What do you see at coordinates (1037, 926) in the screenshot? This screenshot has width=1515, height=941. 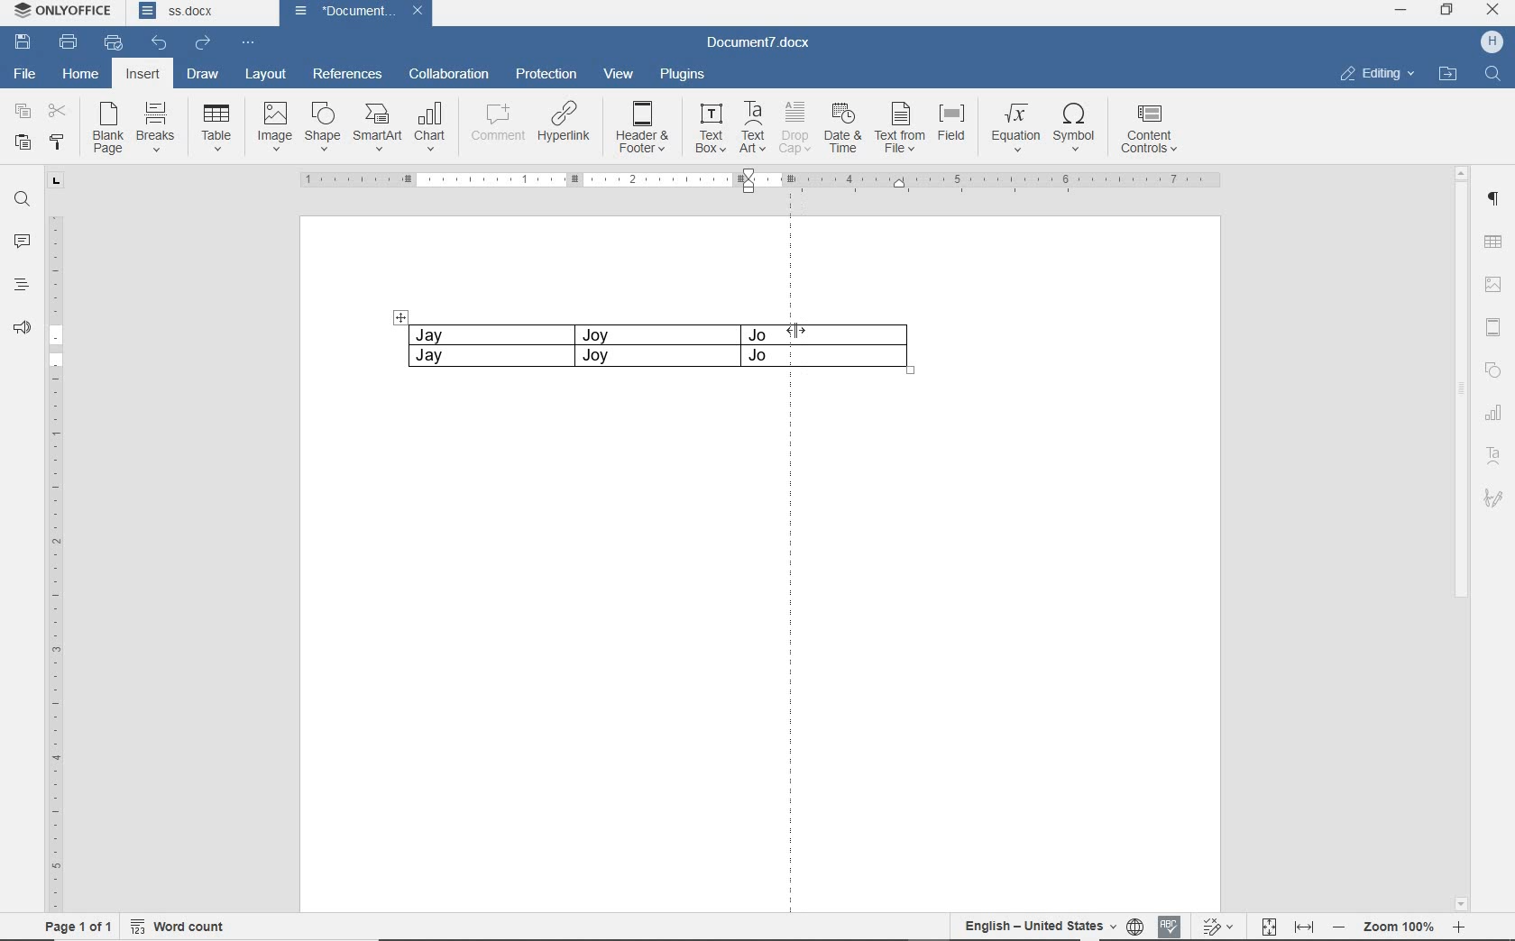 I see `TEXT LANGUAGE` at bounding box center [1037, 926].